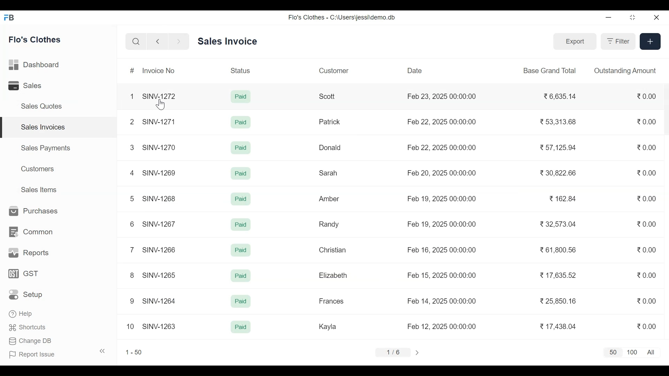 This screenshot has width=669, height=376. What do you see at coordinates (240, 123) in the screenshot?
I see `Paid` at bounding box center [240, 123].